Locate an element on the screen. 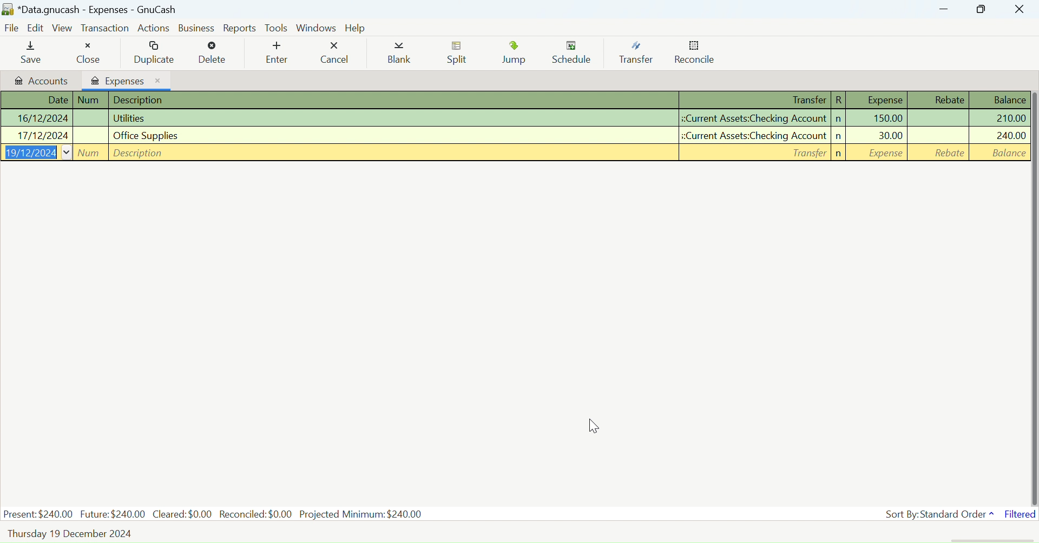 The width and height of the screenshot is (1039, 543). Utilities Transaction is located at coordinates (519, 118).